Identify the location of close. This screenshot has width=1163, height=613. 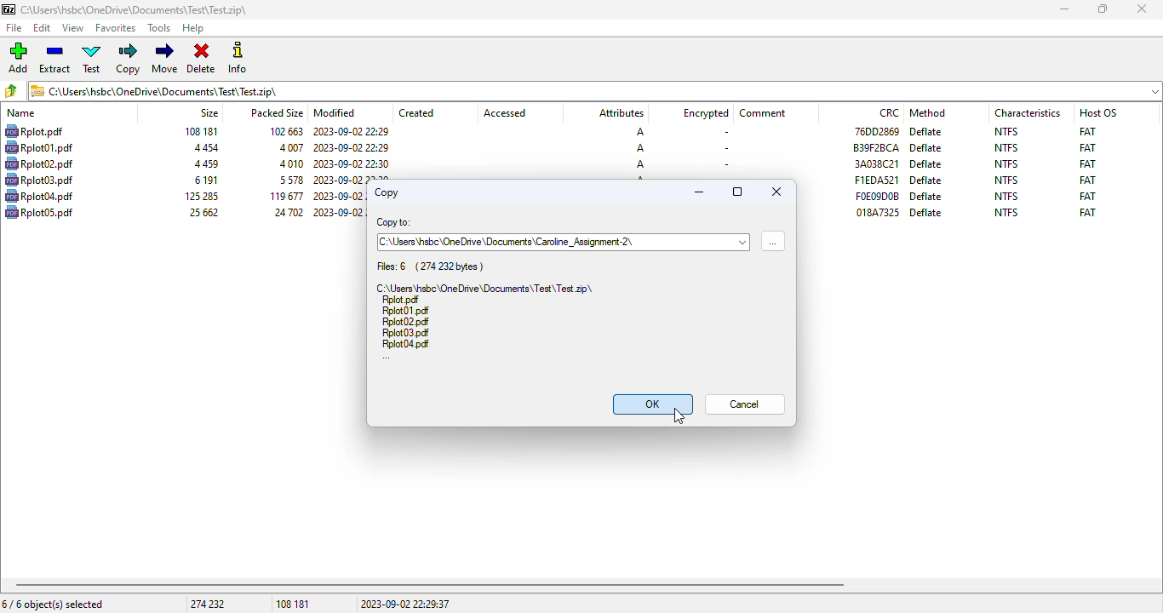
(1141, 9).